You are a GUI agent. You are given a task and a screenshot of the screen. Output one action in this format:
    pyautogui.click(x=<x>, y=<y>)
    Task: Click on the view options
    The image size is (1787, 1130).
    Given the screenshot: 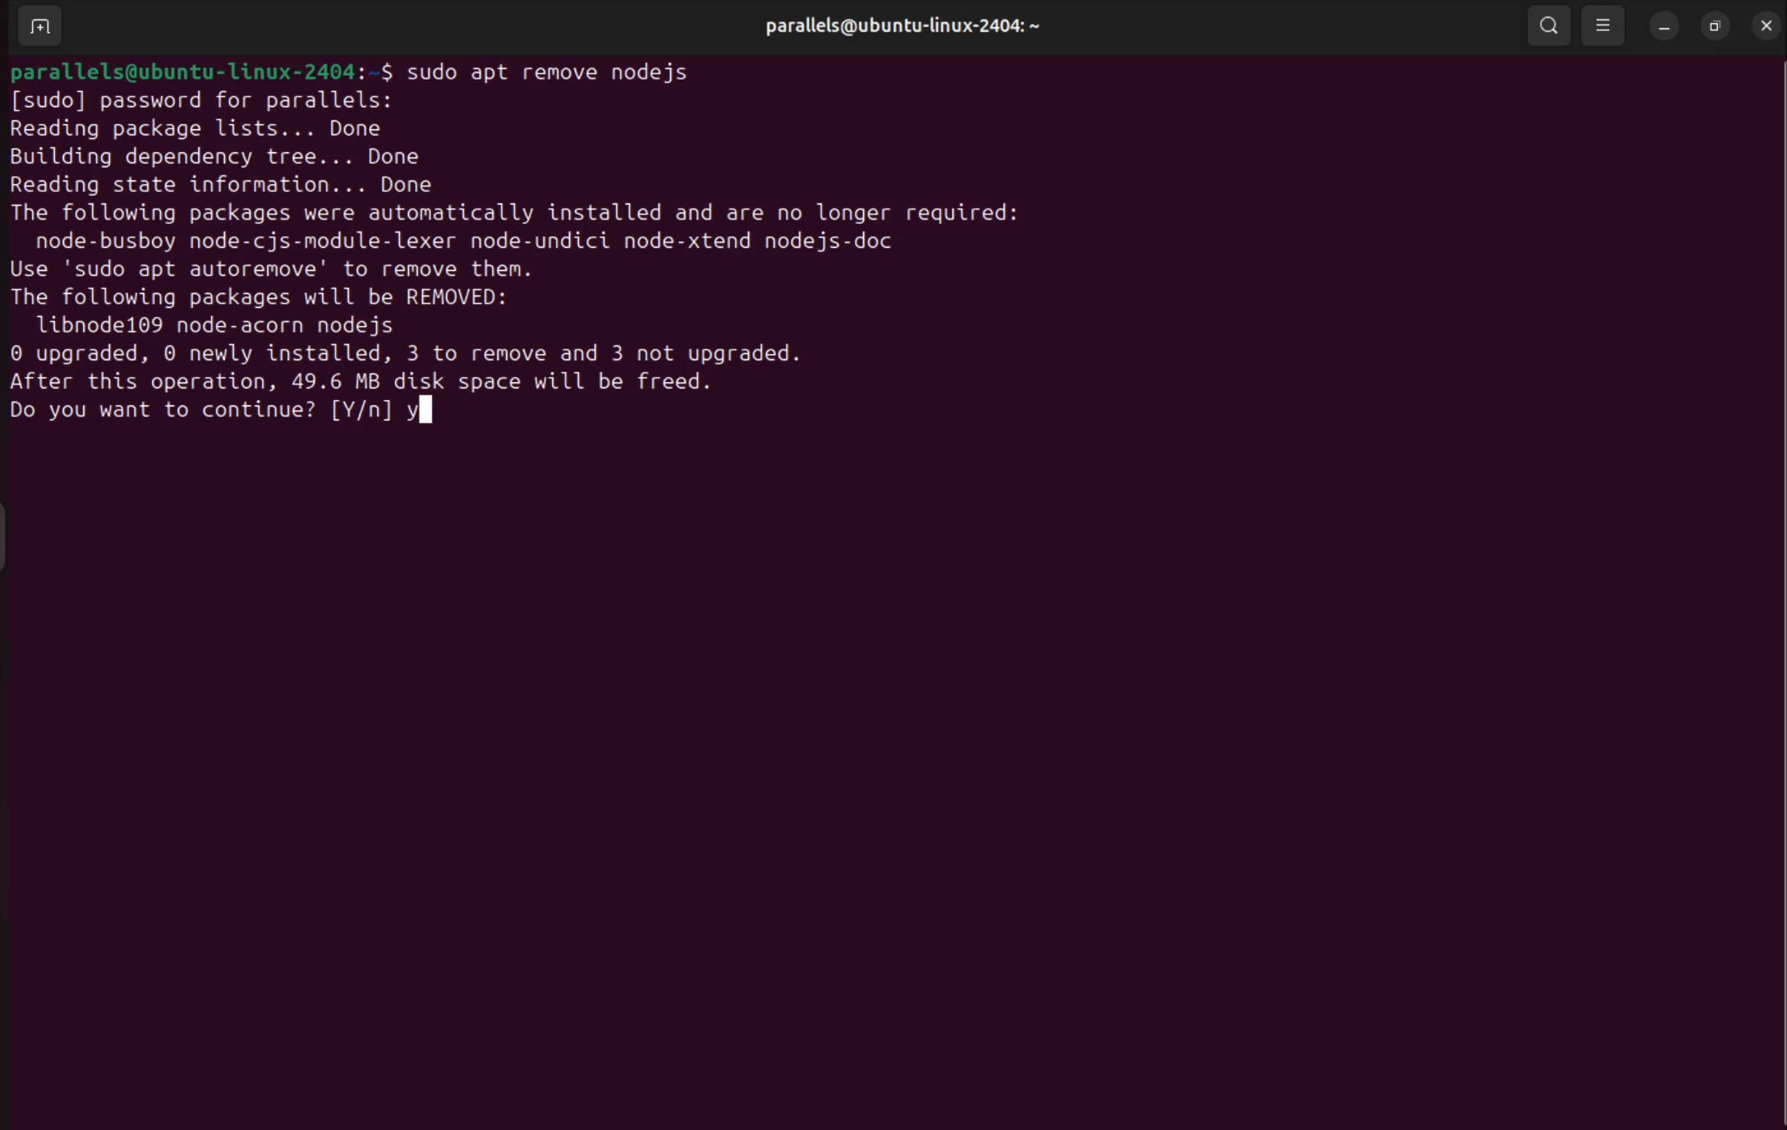 What is the action you would take?
    pyautogui.click(x=1602, y=27)
    